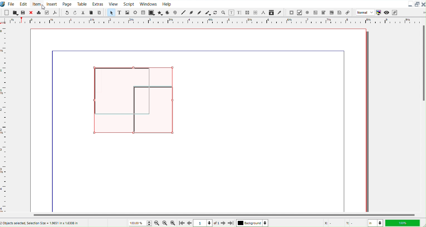 The image size is (426, 227). Describe the element at coordinates (291, 13) in the screenshot. I see `PDF Push Button` at that location.